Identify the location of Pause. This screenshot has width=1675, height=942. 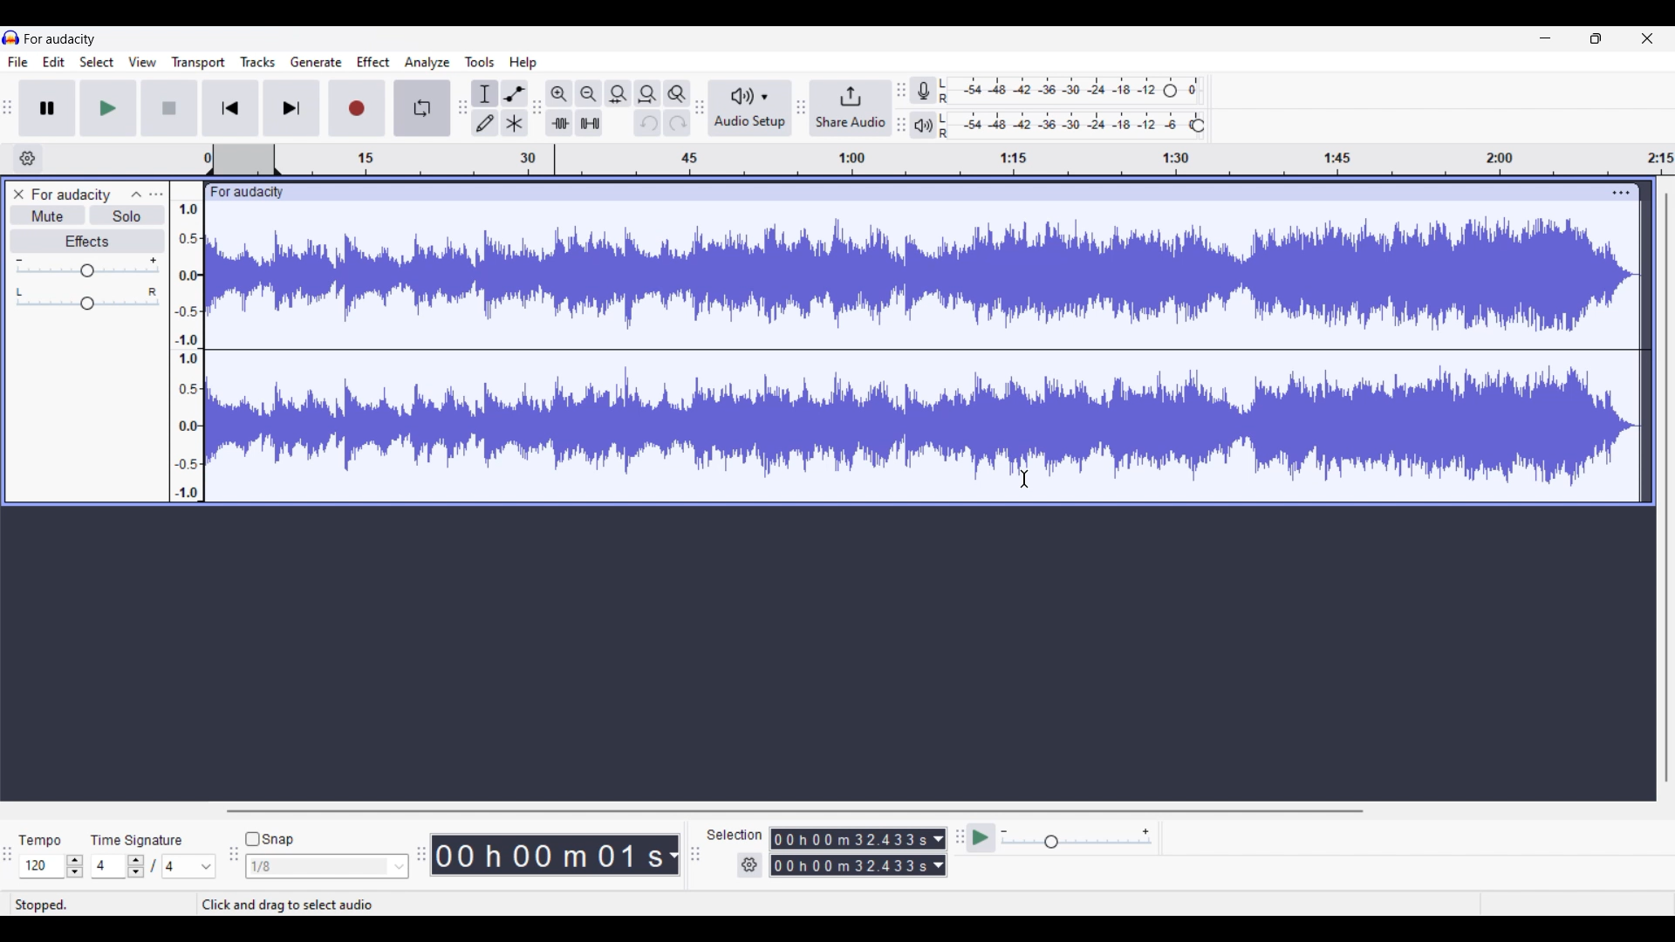
(48, 108).